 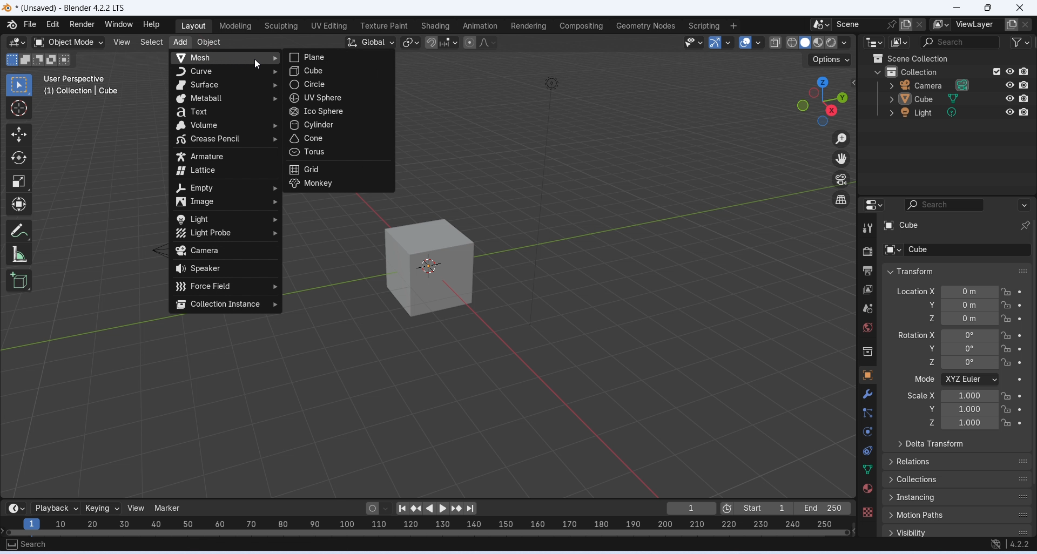 I want to click on hide in viewport, so click(x=1010, y=112).